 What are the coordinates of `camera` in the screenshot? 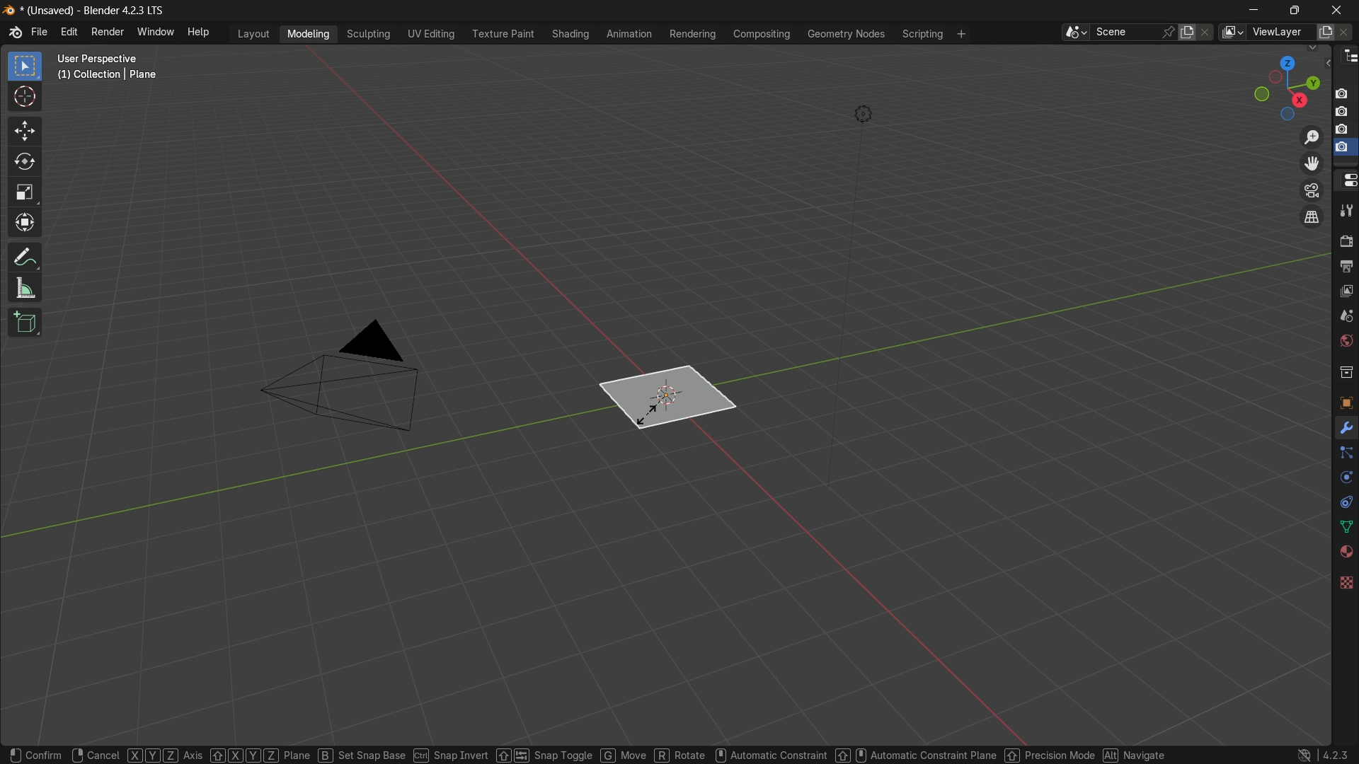 It's located at (343, 381).